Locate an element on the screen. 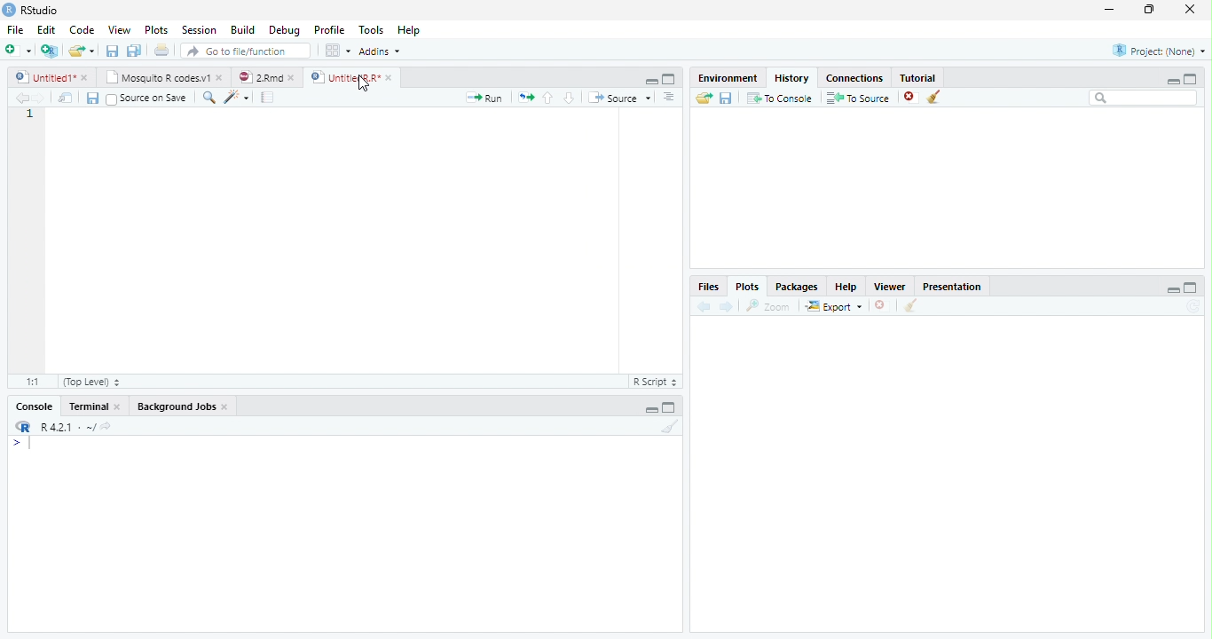 This screenshot has width=1212, height=639. Open an existing file is located at coordinates (75, 51).